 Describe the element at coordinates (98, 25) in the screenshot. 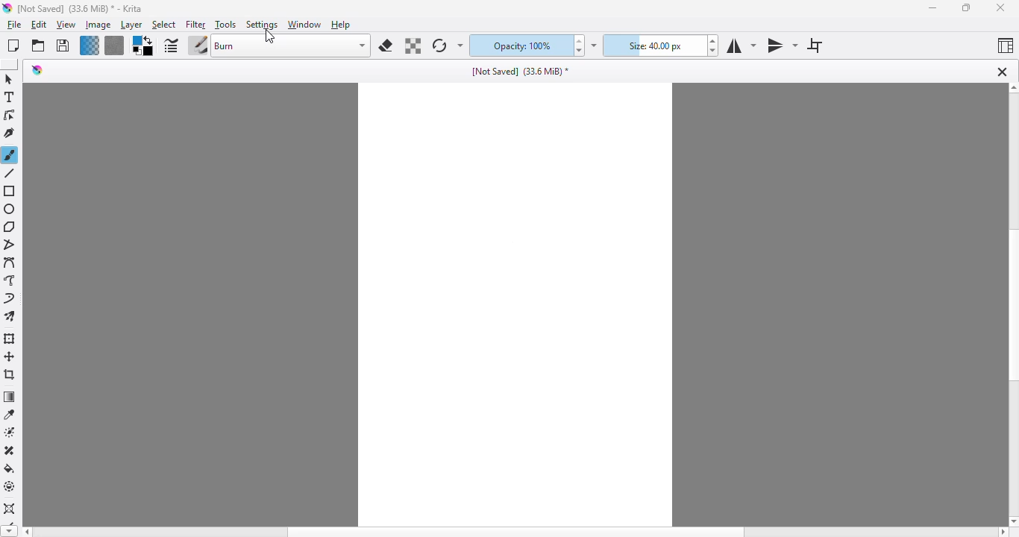

I see `image` at that location.